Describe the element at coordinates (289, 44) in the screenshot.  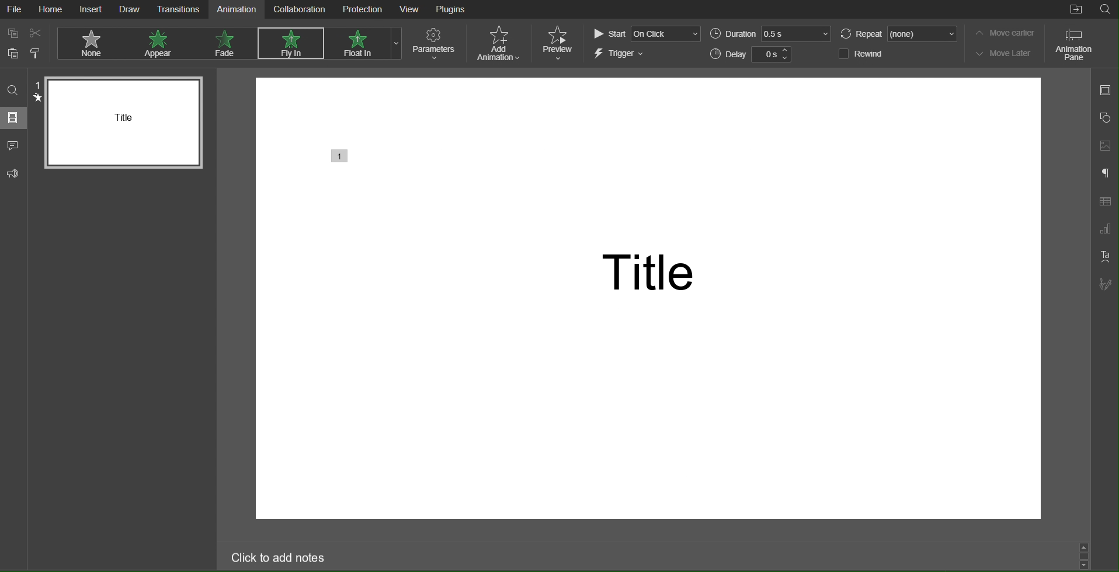
I see `Fly In` at that location.